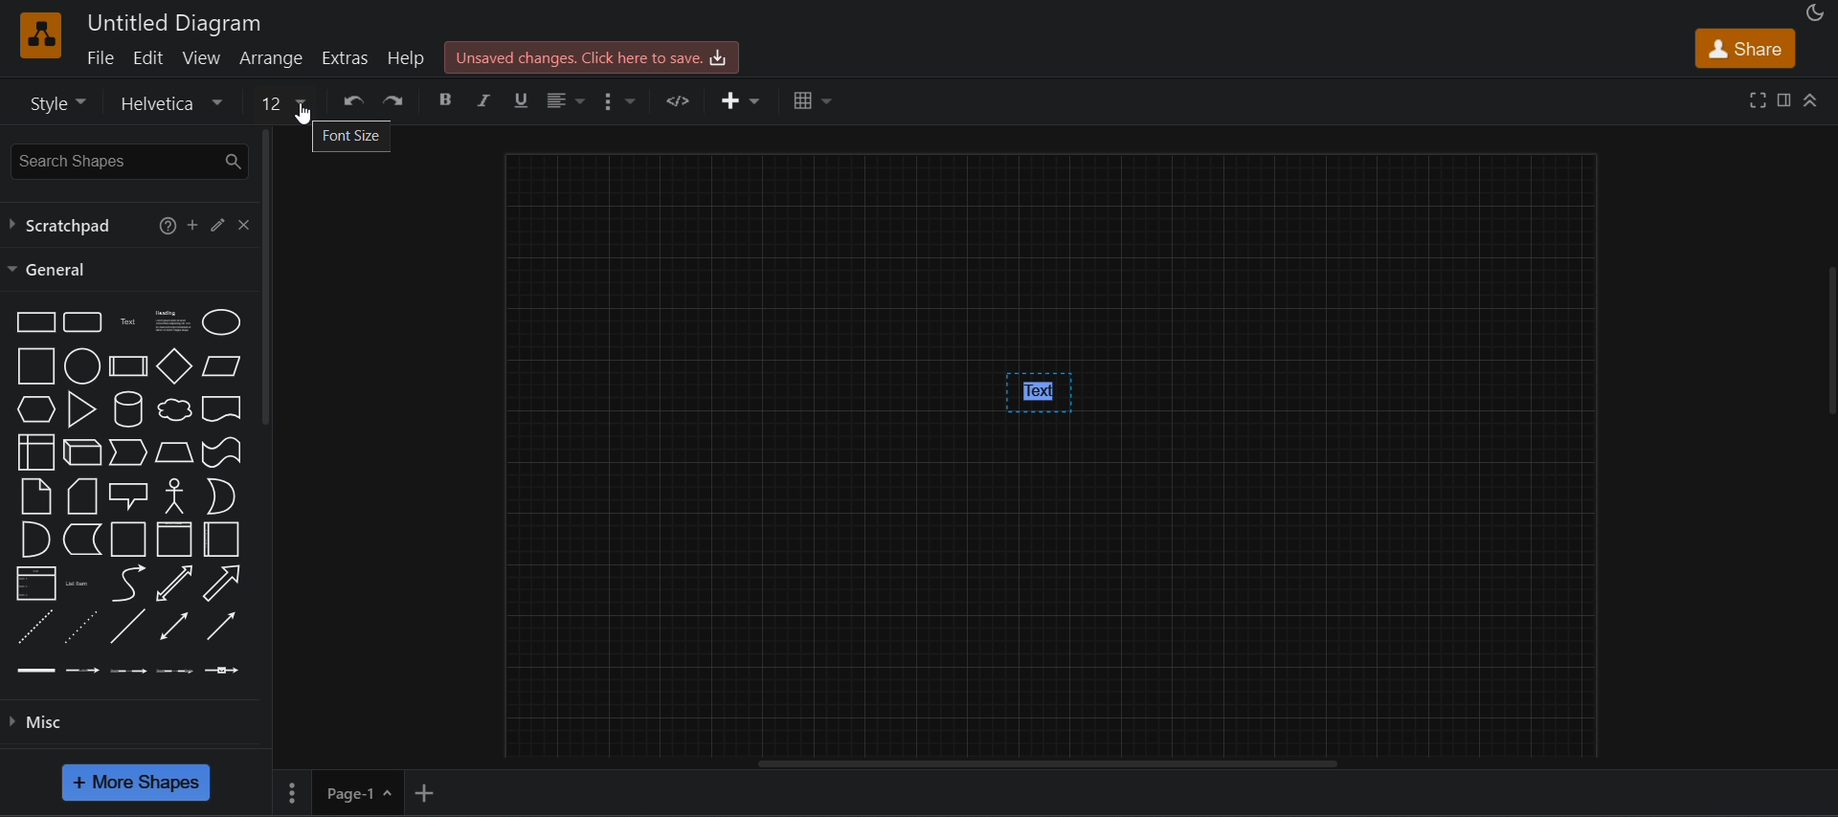 The width and height of the screenshot is (1838, 817). What do you see at coordinates (82, 365) in the screenshot?
I see `Circle` at bounding box center [82, 365].